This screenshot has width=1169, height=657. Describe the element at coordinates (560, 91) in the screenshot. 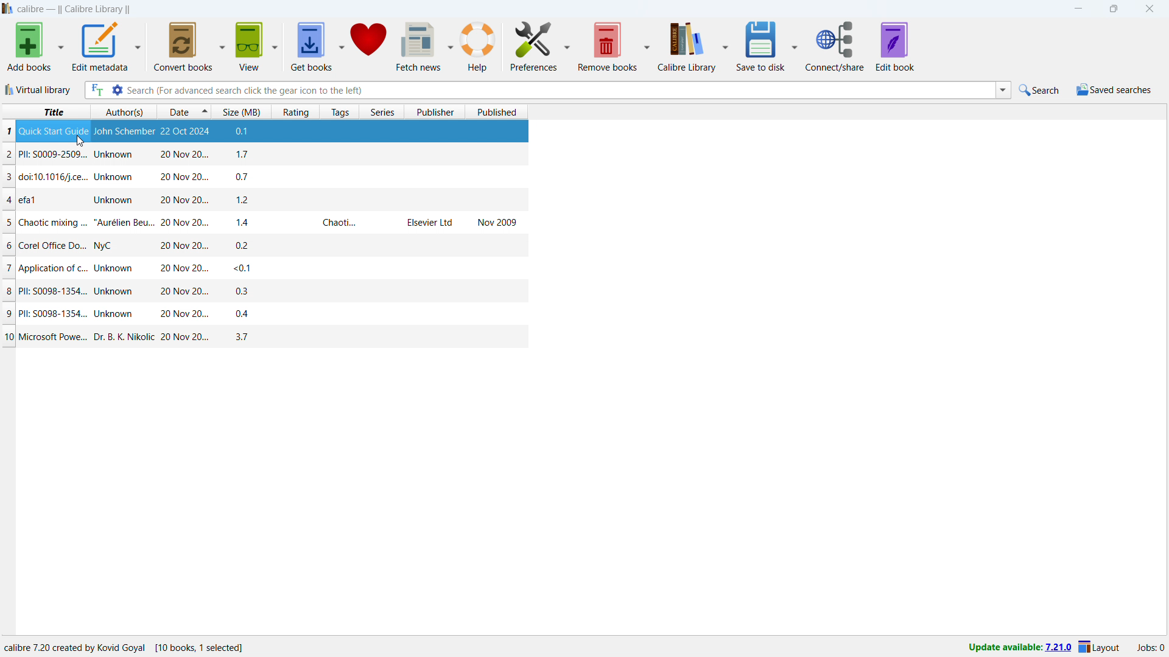

I see `enter search string` at that location.